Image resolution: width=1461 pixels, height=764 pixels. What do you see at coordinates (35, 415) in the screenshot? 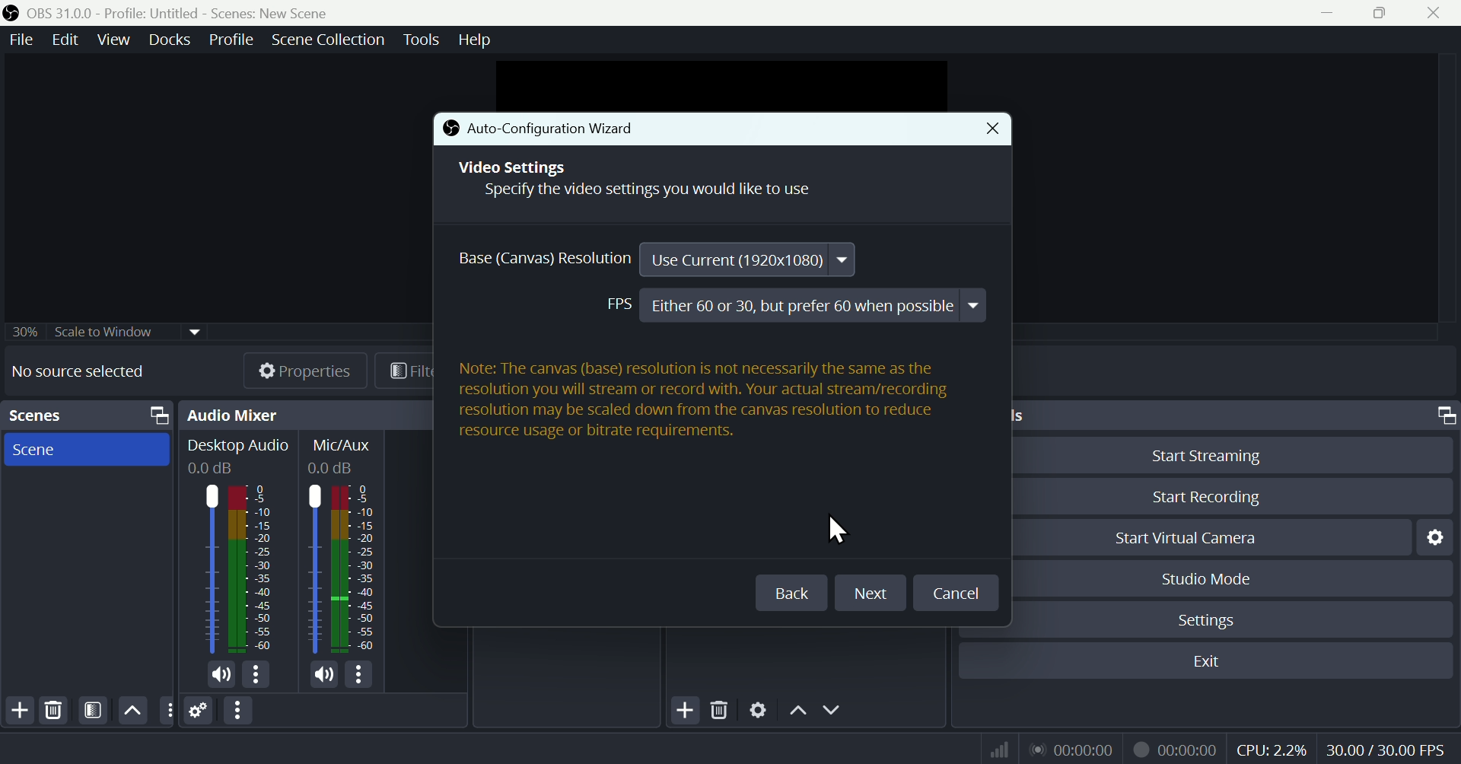
I see `Scenes` at bounding box center [35, 415].